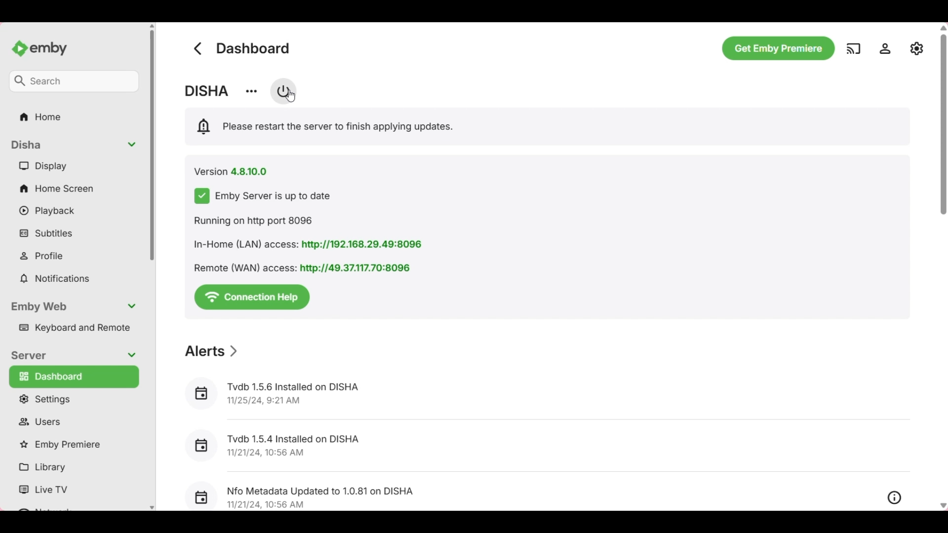 Image resolution: width=948 pixels, height=533 pixels. What do you see at coordinates (152, 146) in the screenshot?
I see `Vertical slide bar for left panel` at bounding box center [152, 146].